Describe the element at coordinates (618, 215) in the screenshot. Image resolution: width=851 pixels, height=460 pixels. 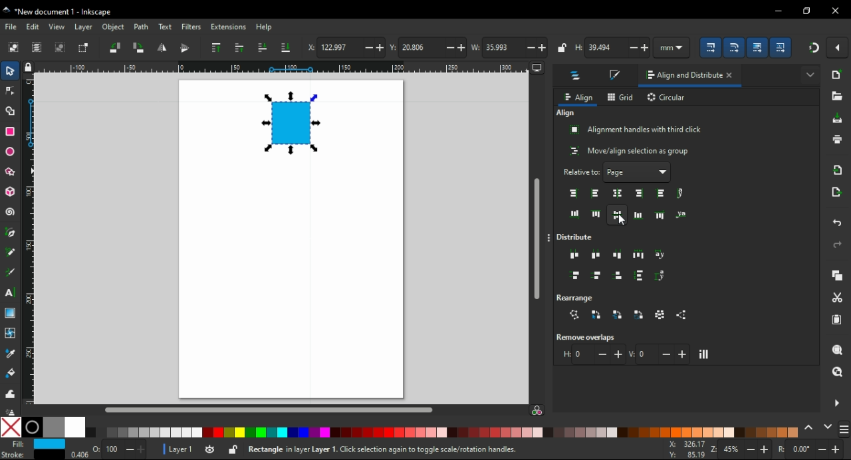
I see `align bottom edges` at that location.